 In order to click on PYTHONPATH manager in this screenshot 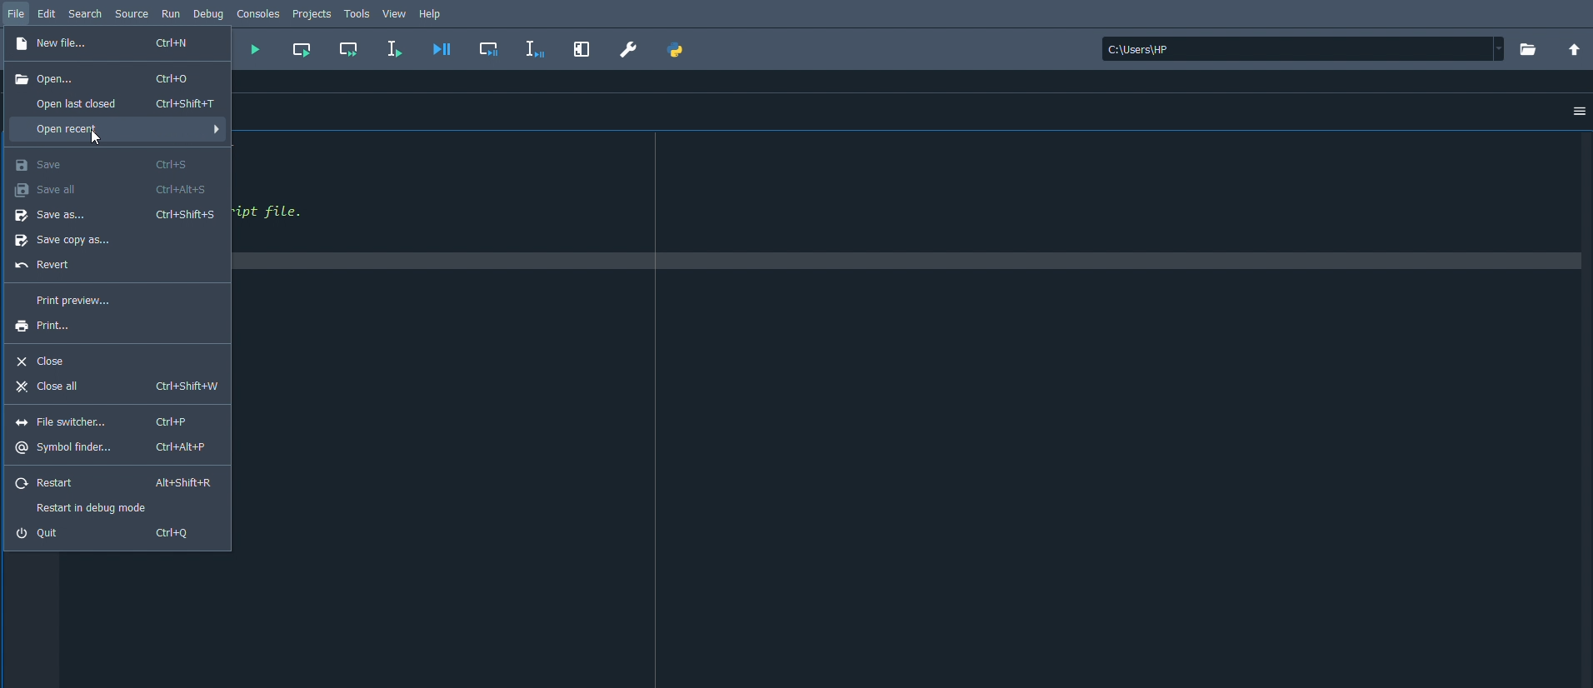, I will do `click(677, 50)`.